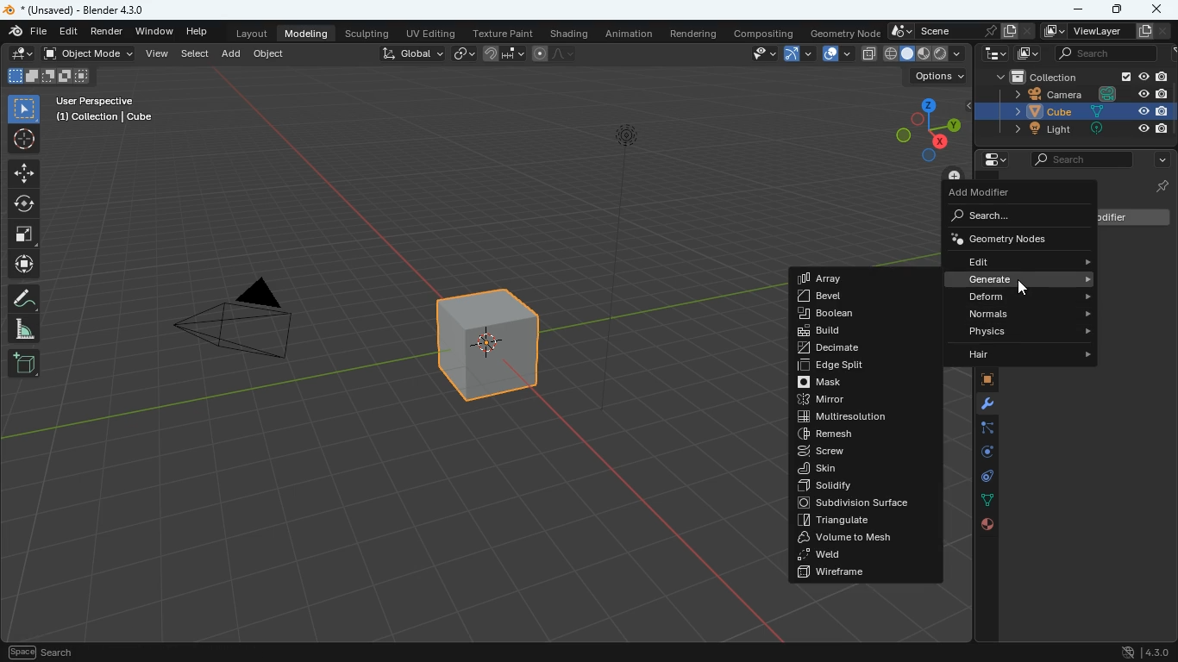 This screenshot has height=662, width=1178. What do you see at coordinates (1026, 54) in the screenshot?
I see `image` at bounding box center [1026, 54].